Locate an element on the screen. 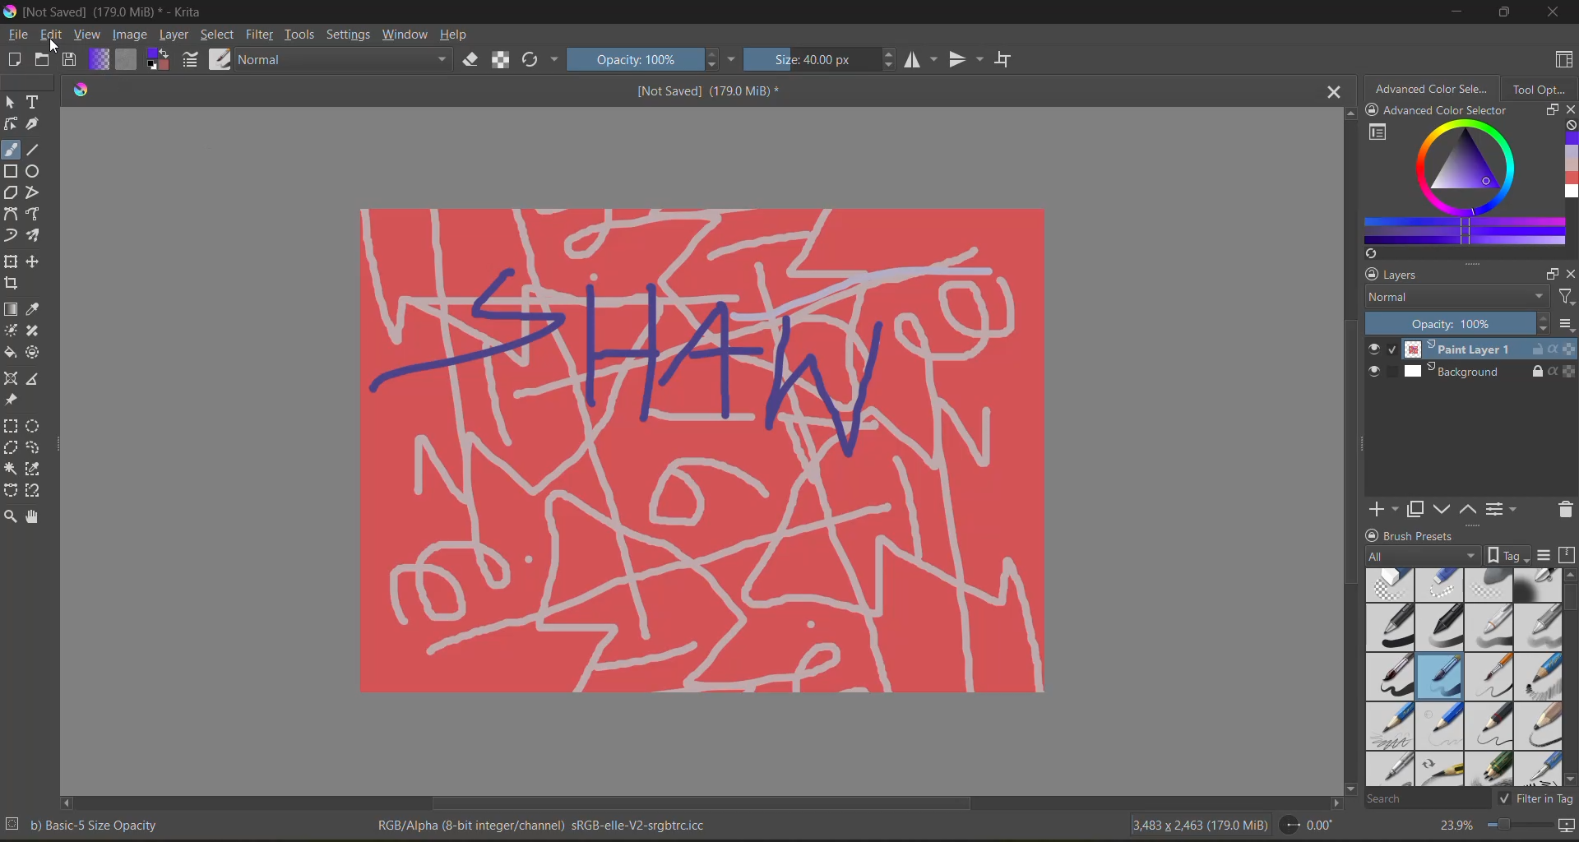  brush presets is located at coordinates (1465, 678).